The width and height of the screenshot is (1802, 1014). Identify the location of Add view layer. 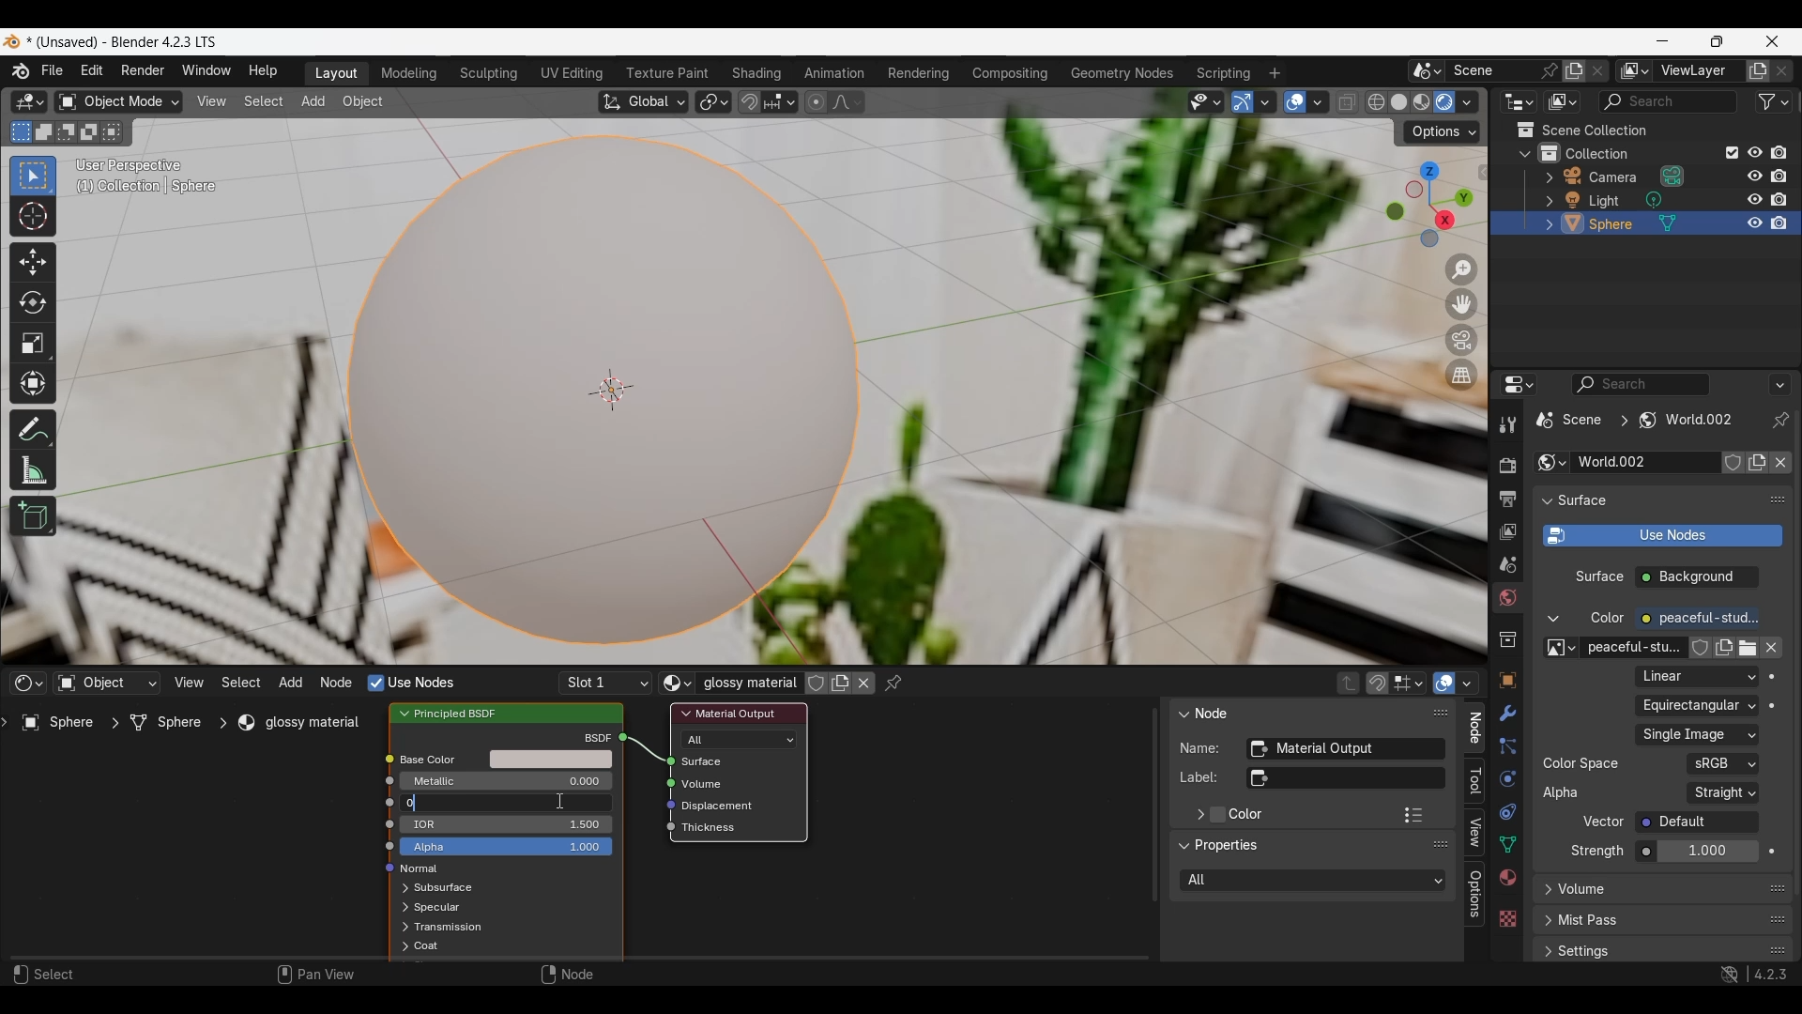
(1758, 70).